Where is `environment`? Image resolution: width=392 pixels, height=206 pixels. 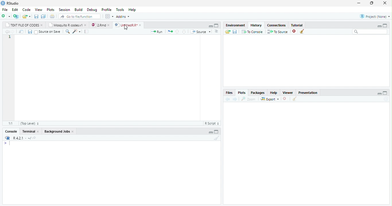 environment is located at coordinates (234, 25).